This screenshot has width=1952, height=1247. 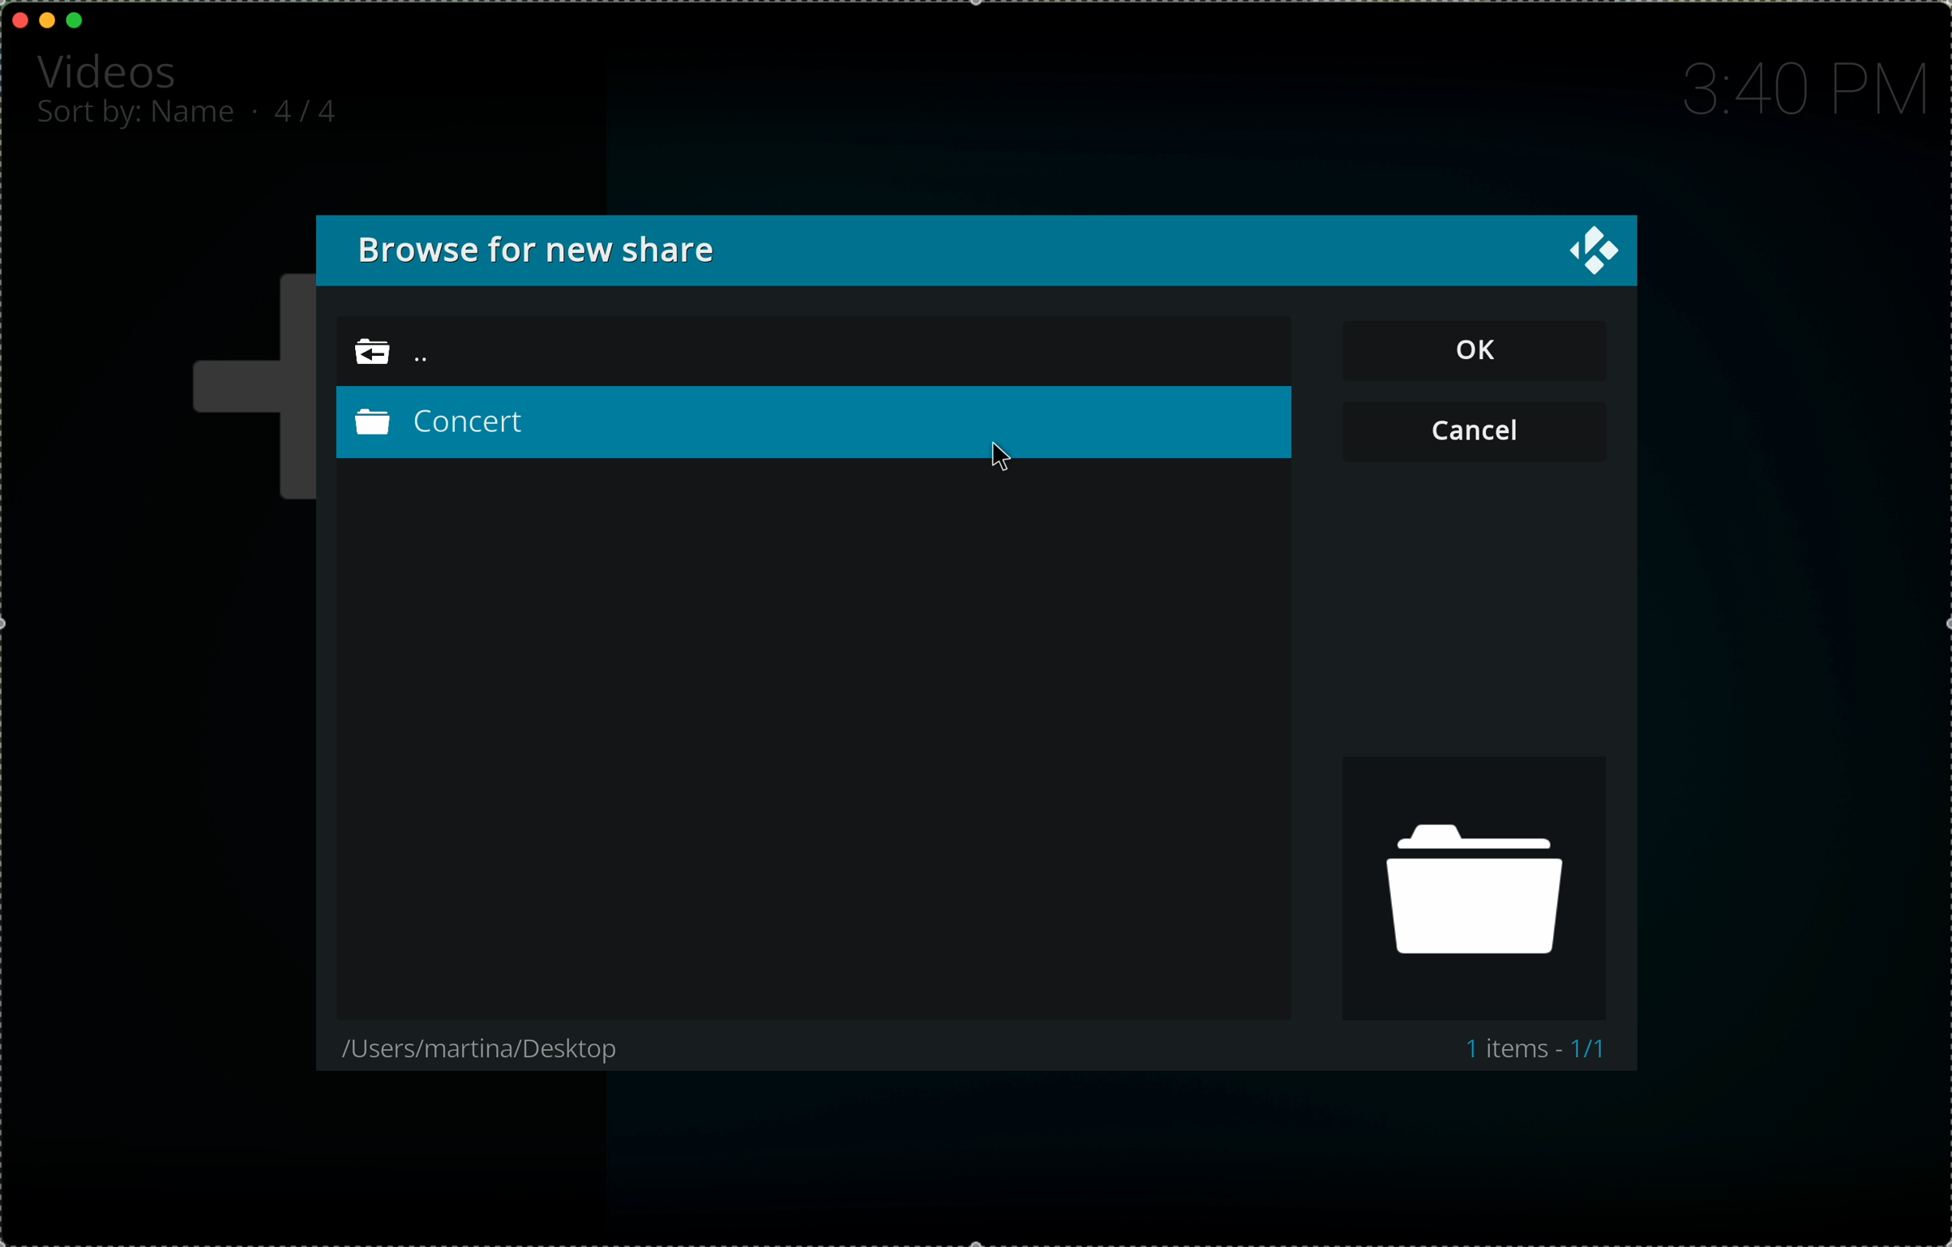 What do you see at coordinates (1800, 90) in the screenshot?
I see `time` at bounding box center [1800, 90].